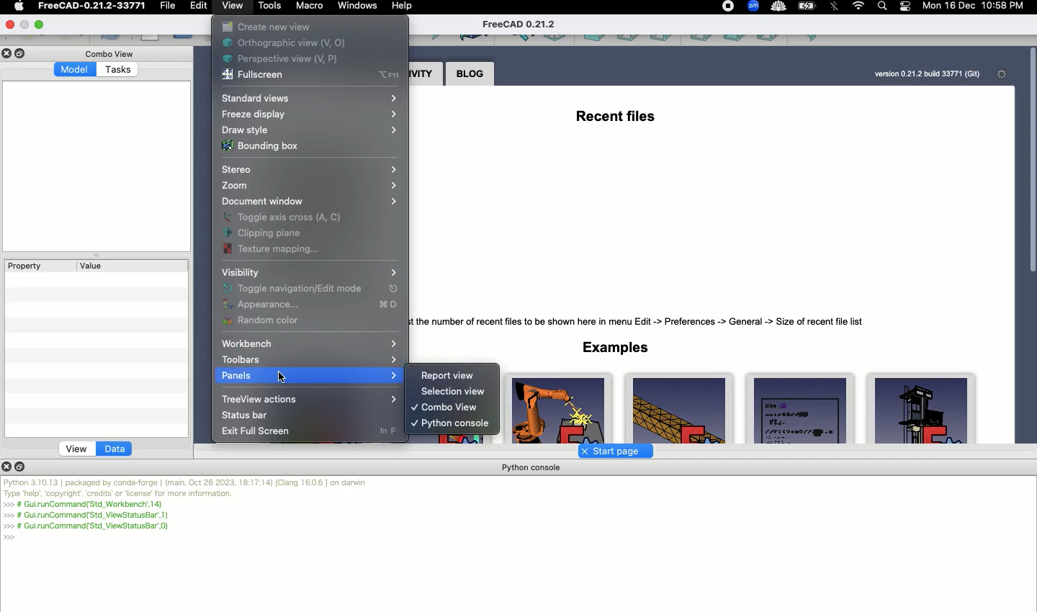  I want to click on Draft_test_objects.FCStd FreeCAD Developers 117Kb, so click(797, 409).